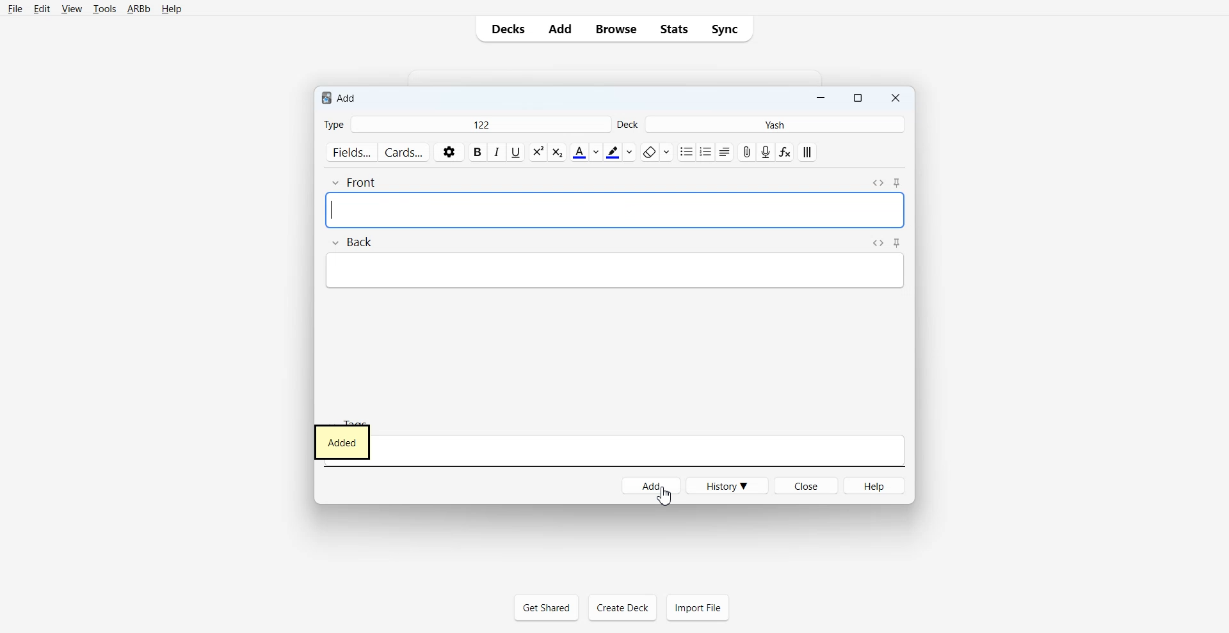 The image size is (1229, 633). I want to click on Import File, so click(698, 607).